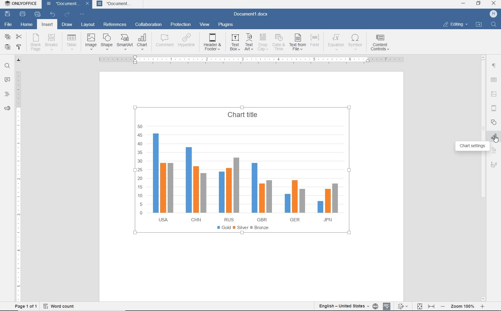 The image size is (501, 311). What do you see at coordinates (249, 43) in the screenshot?
I see `text art` at bounding box center [249, 43].